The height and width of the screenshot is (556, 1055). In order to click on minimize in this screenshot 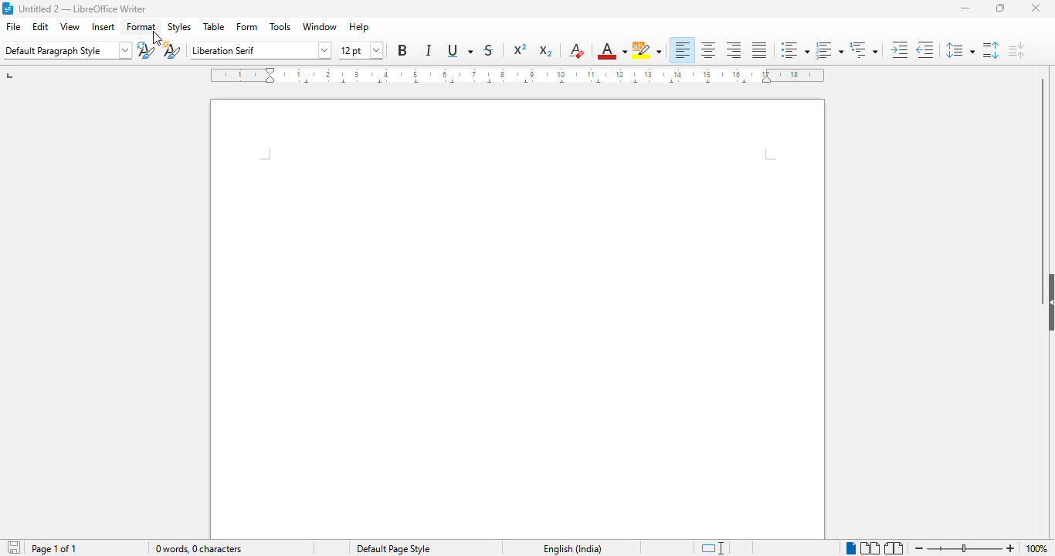, I will do `click(966, 8)`.